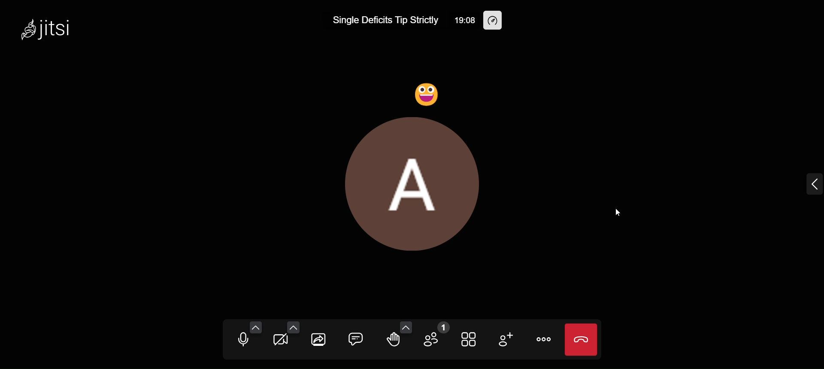 The width and height of the screenshot is (824, 369). What do you see at coordinates (582, 339) in the screenshot?
I see `end call` at bounding box center [582, 339].